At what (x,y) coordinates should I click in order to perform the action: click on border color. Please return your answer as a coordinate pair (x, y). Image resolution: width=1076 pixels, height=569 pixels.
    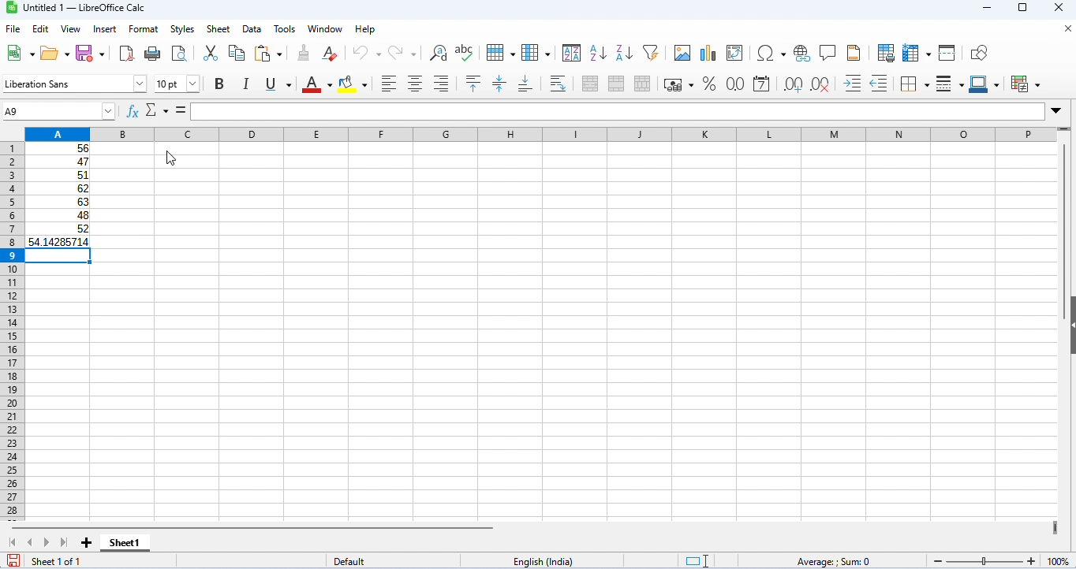
    Looking at the image, I should click on (987, 84).